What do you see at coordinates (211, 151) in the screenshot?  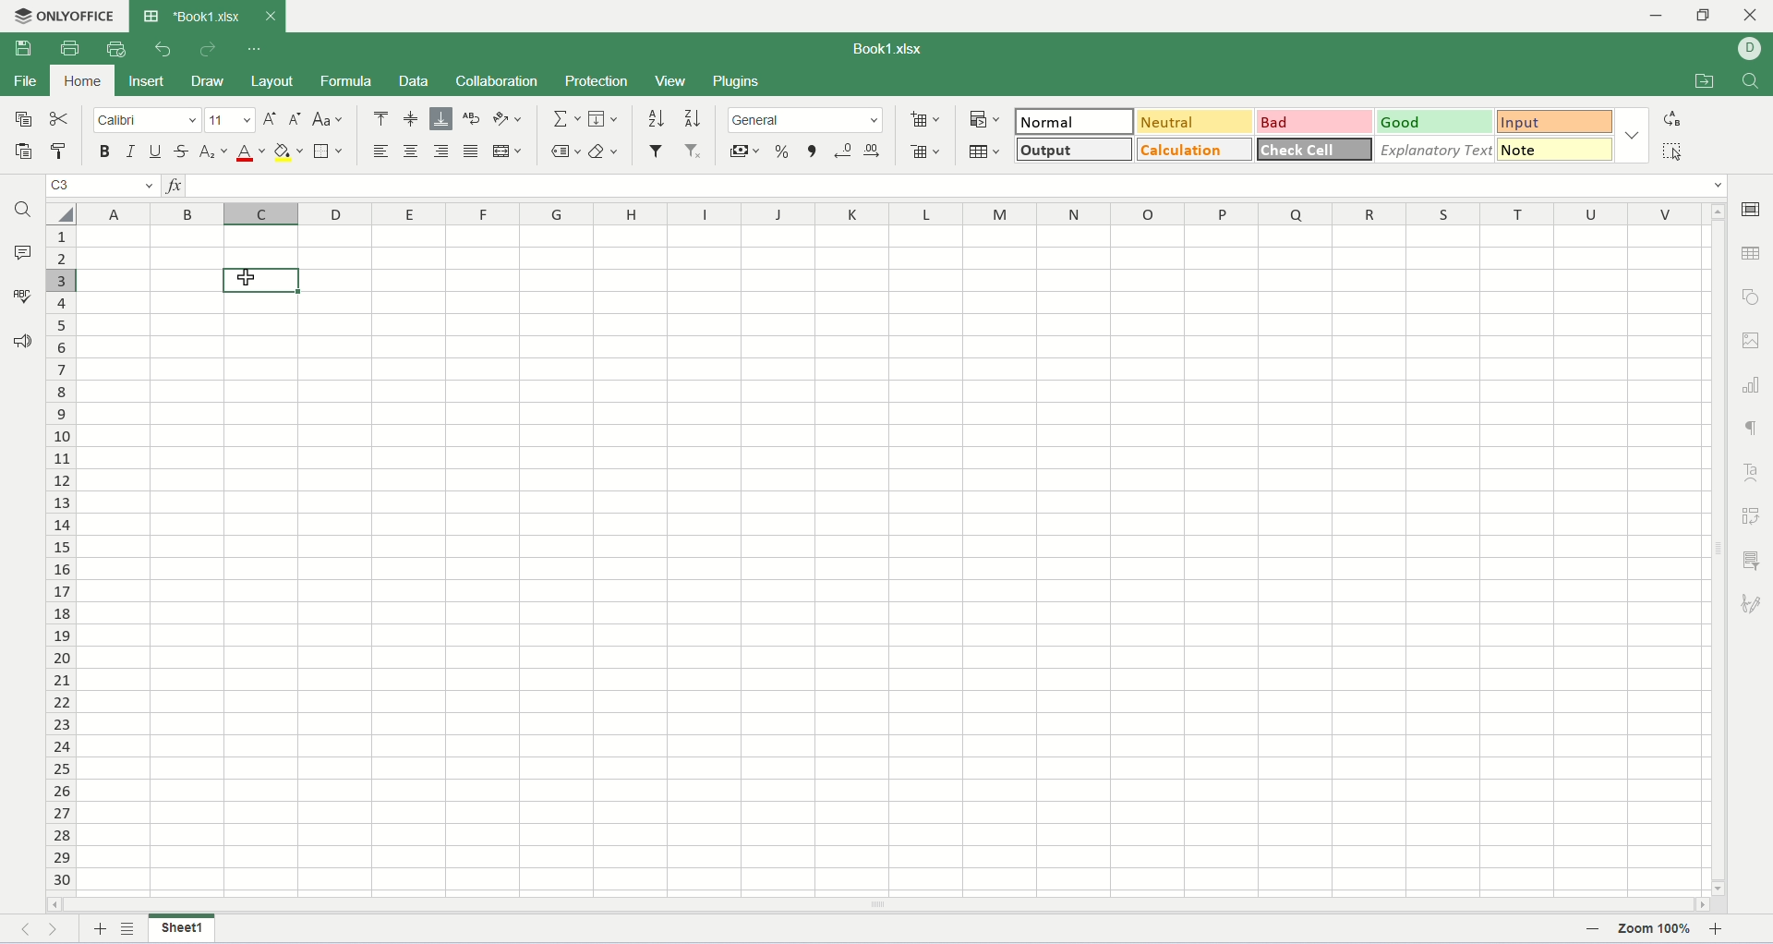 I see `subscript/superscript` at bounding box center [211, 151].